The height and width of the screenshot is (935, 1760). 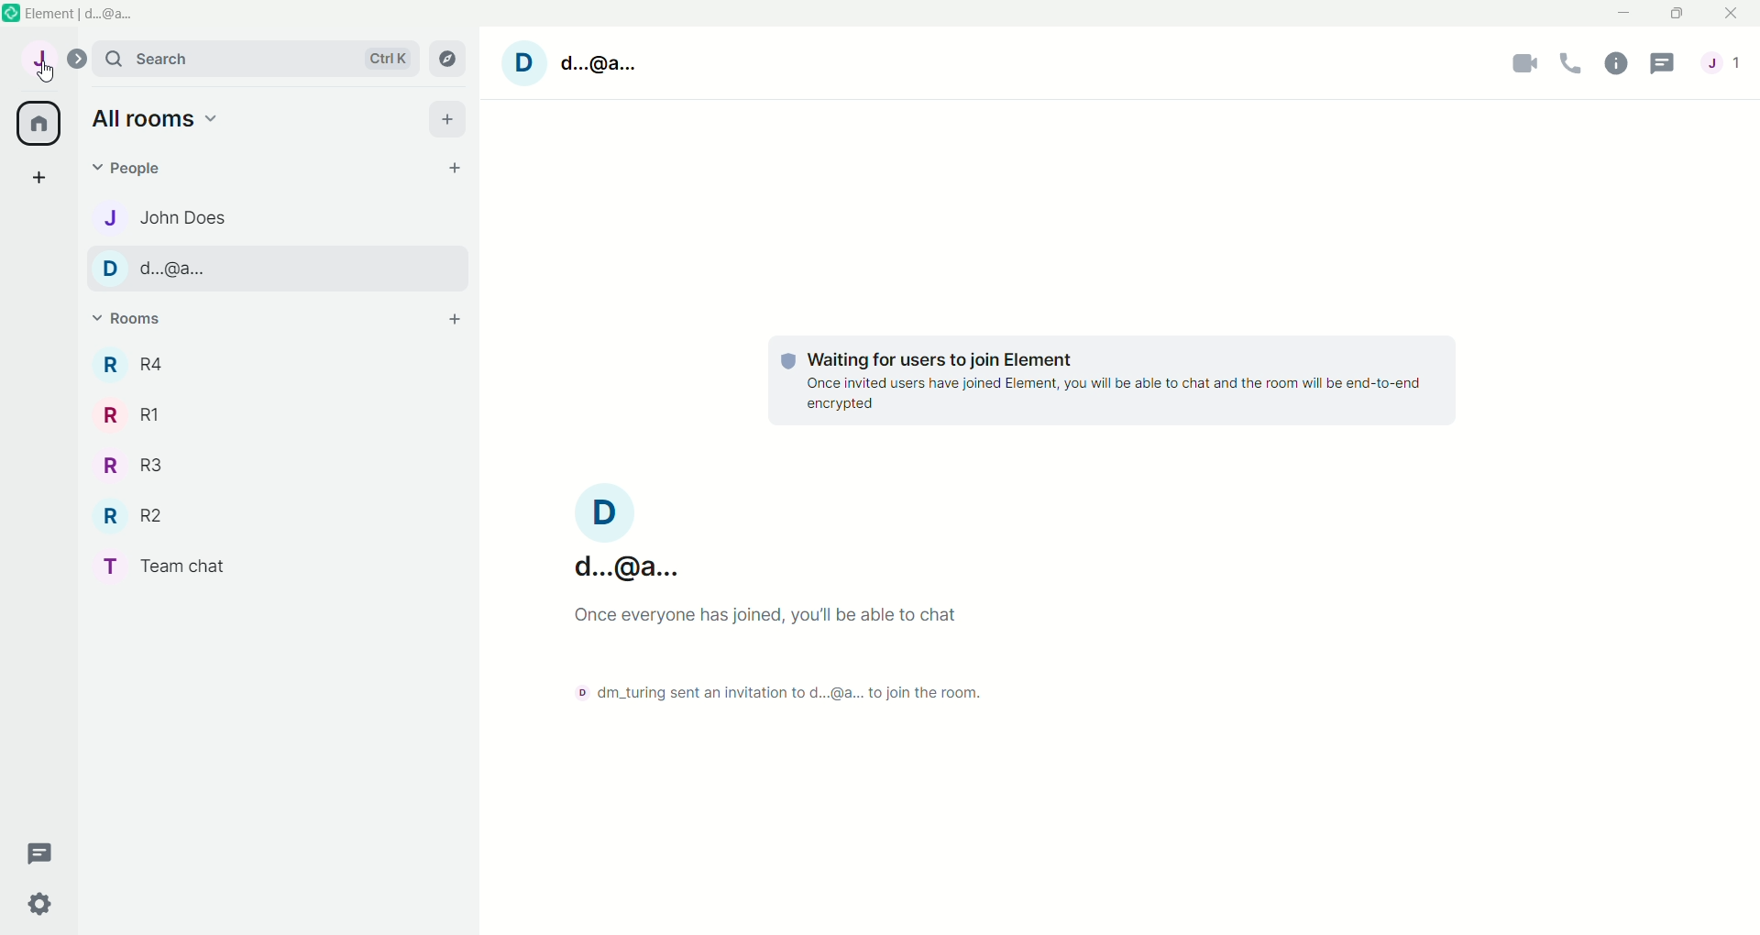 What do you see at coordinates (456, 163) in the screenshot?
I see `Start chat` at bounding box center [456, 163].